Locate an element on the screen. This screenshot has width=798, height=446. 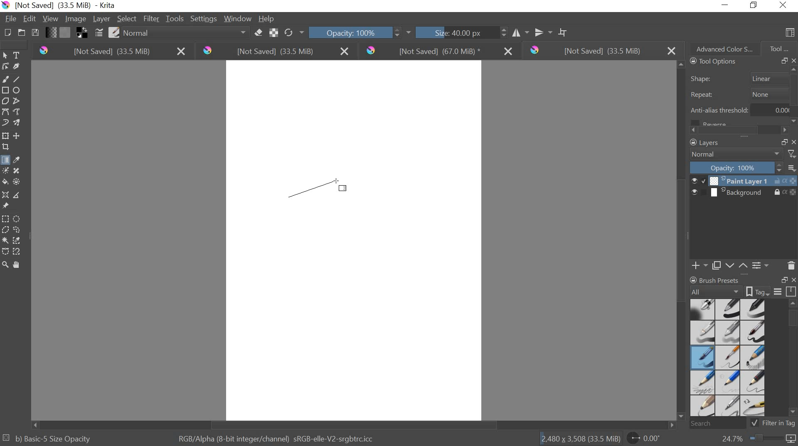
magnetic selection is located at coordinates (18, 251).